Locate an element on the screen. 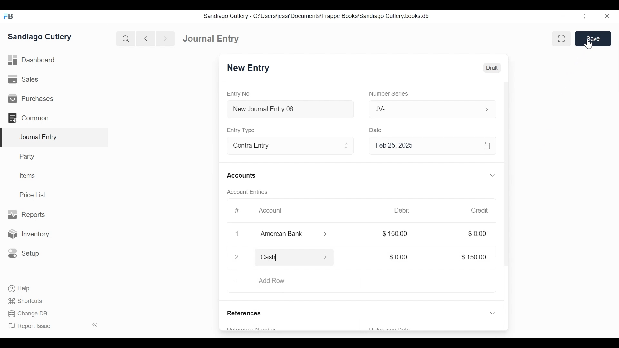 Image resolution: width=619 pixels, height=348 pixels. Cash is located at coordinates (287, 257).